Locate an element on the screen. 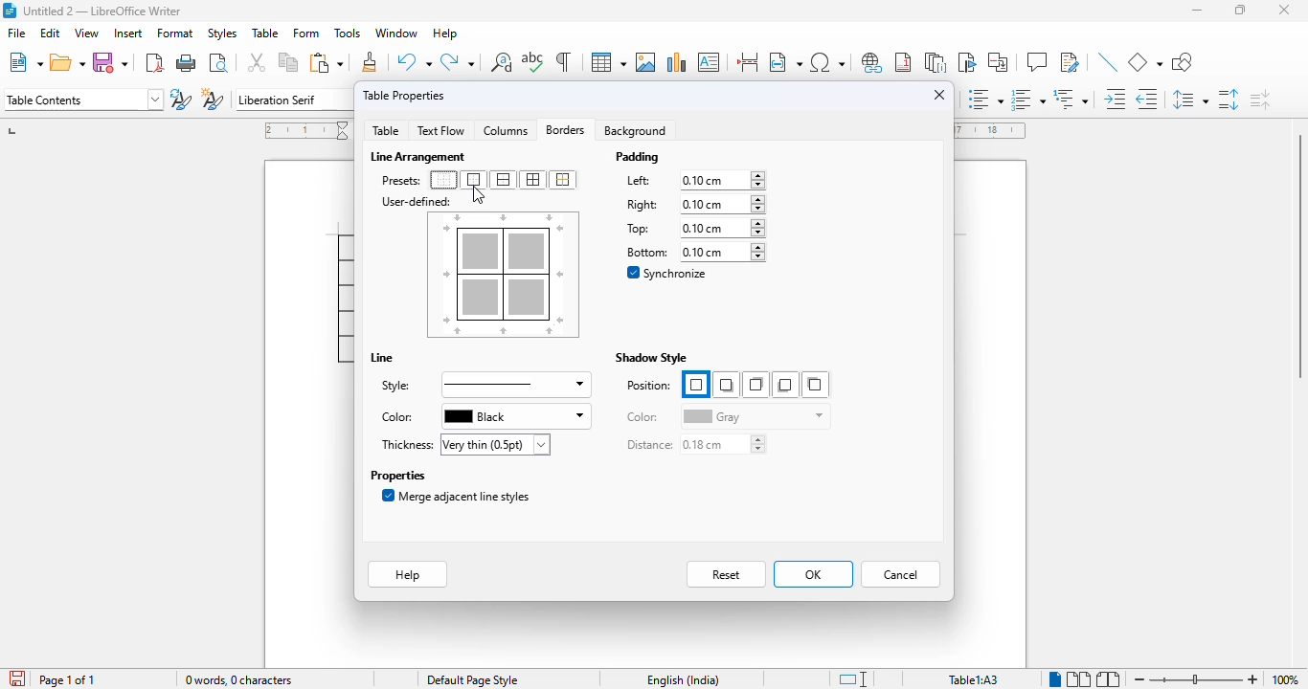  insert image is located at coordinates (645, 61).